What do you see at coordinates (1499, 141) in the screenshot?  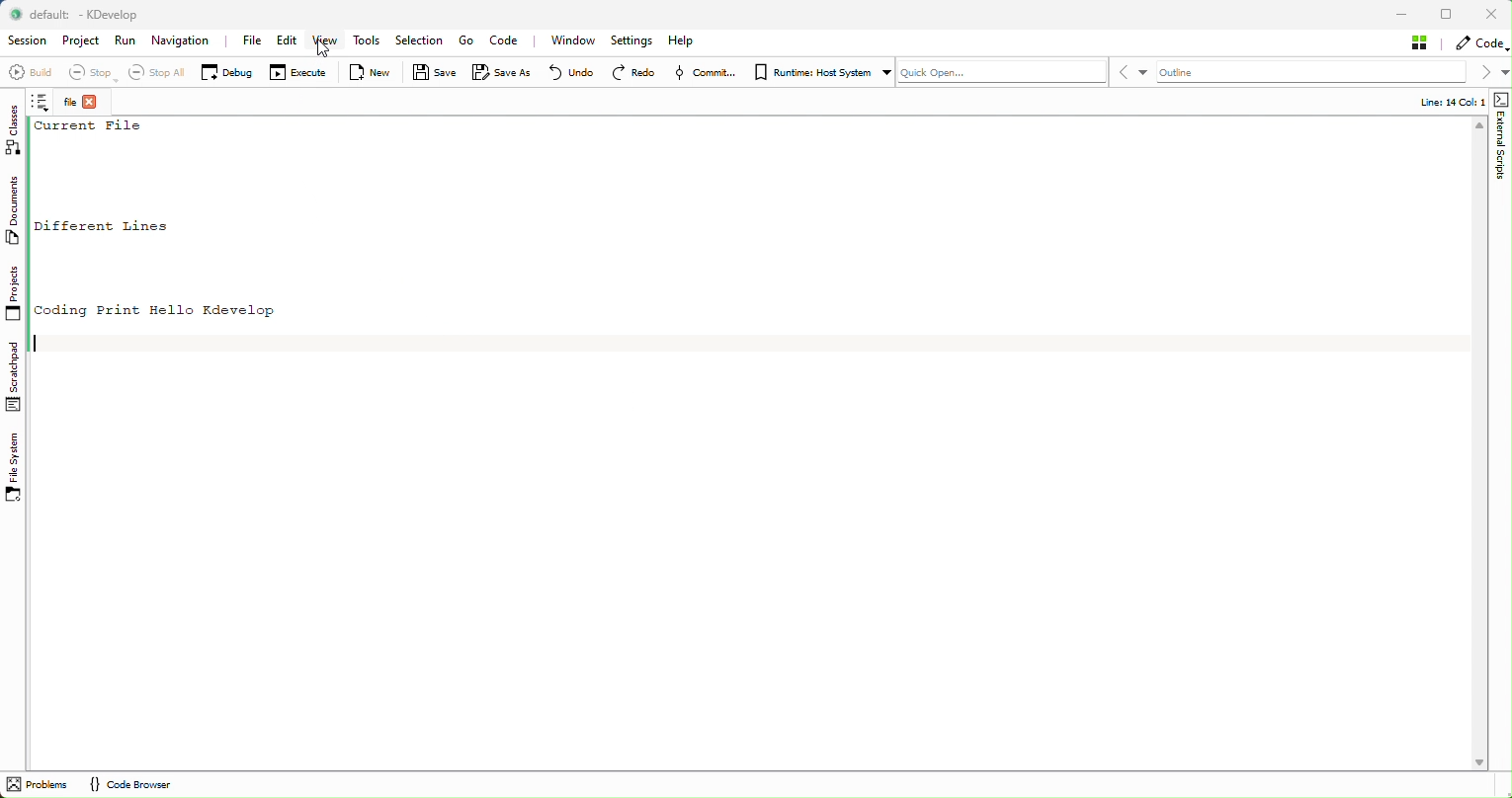 I see `Shape` at bounding box center [1499, 141].